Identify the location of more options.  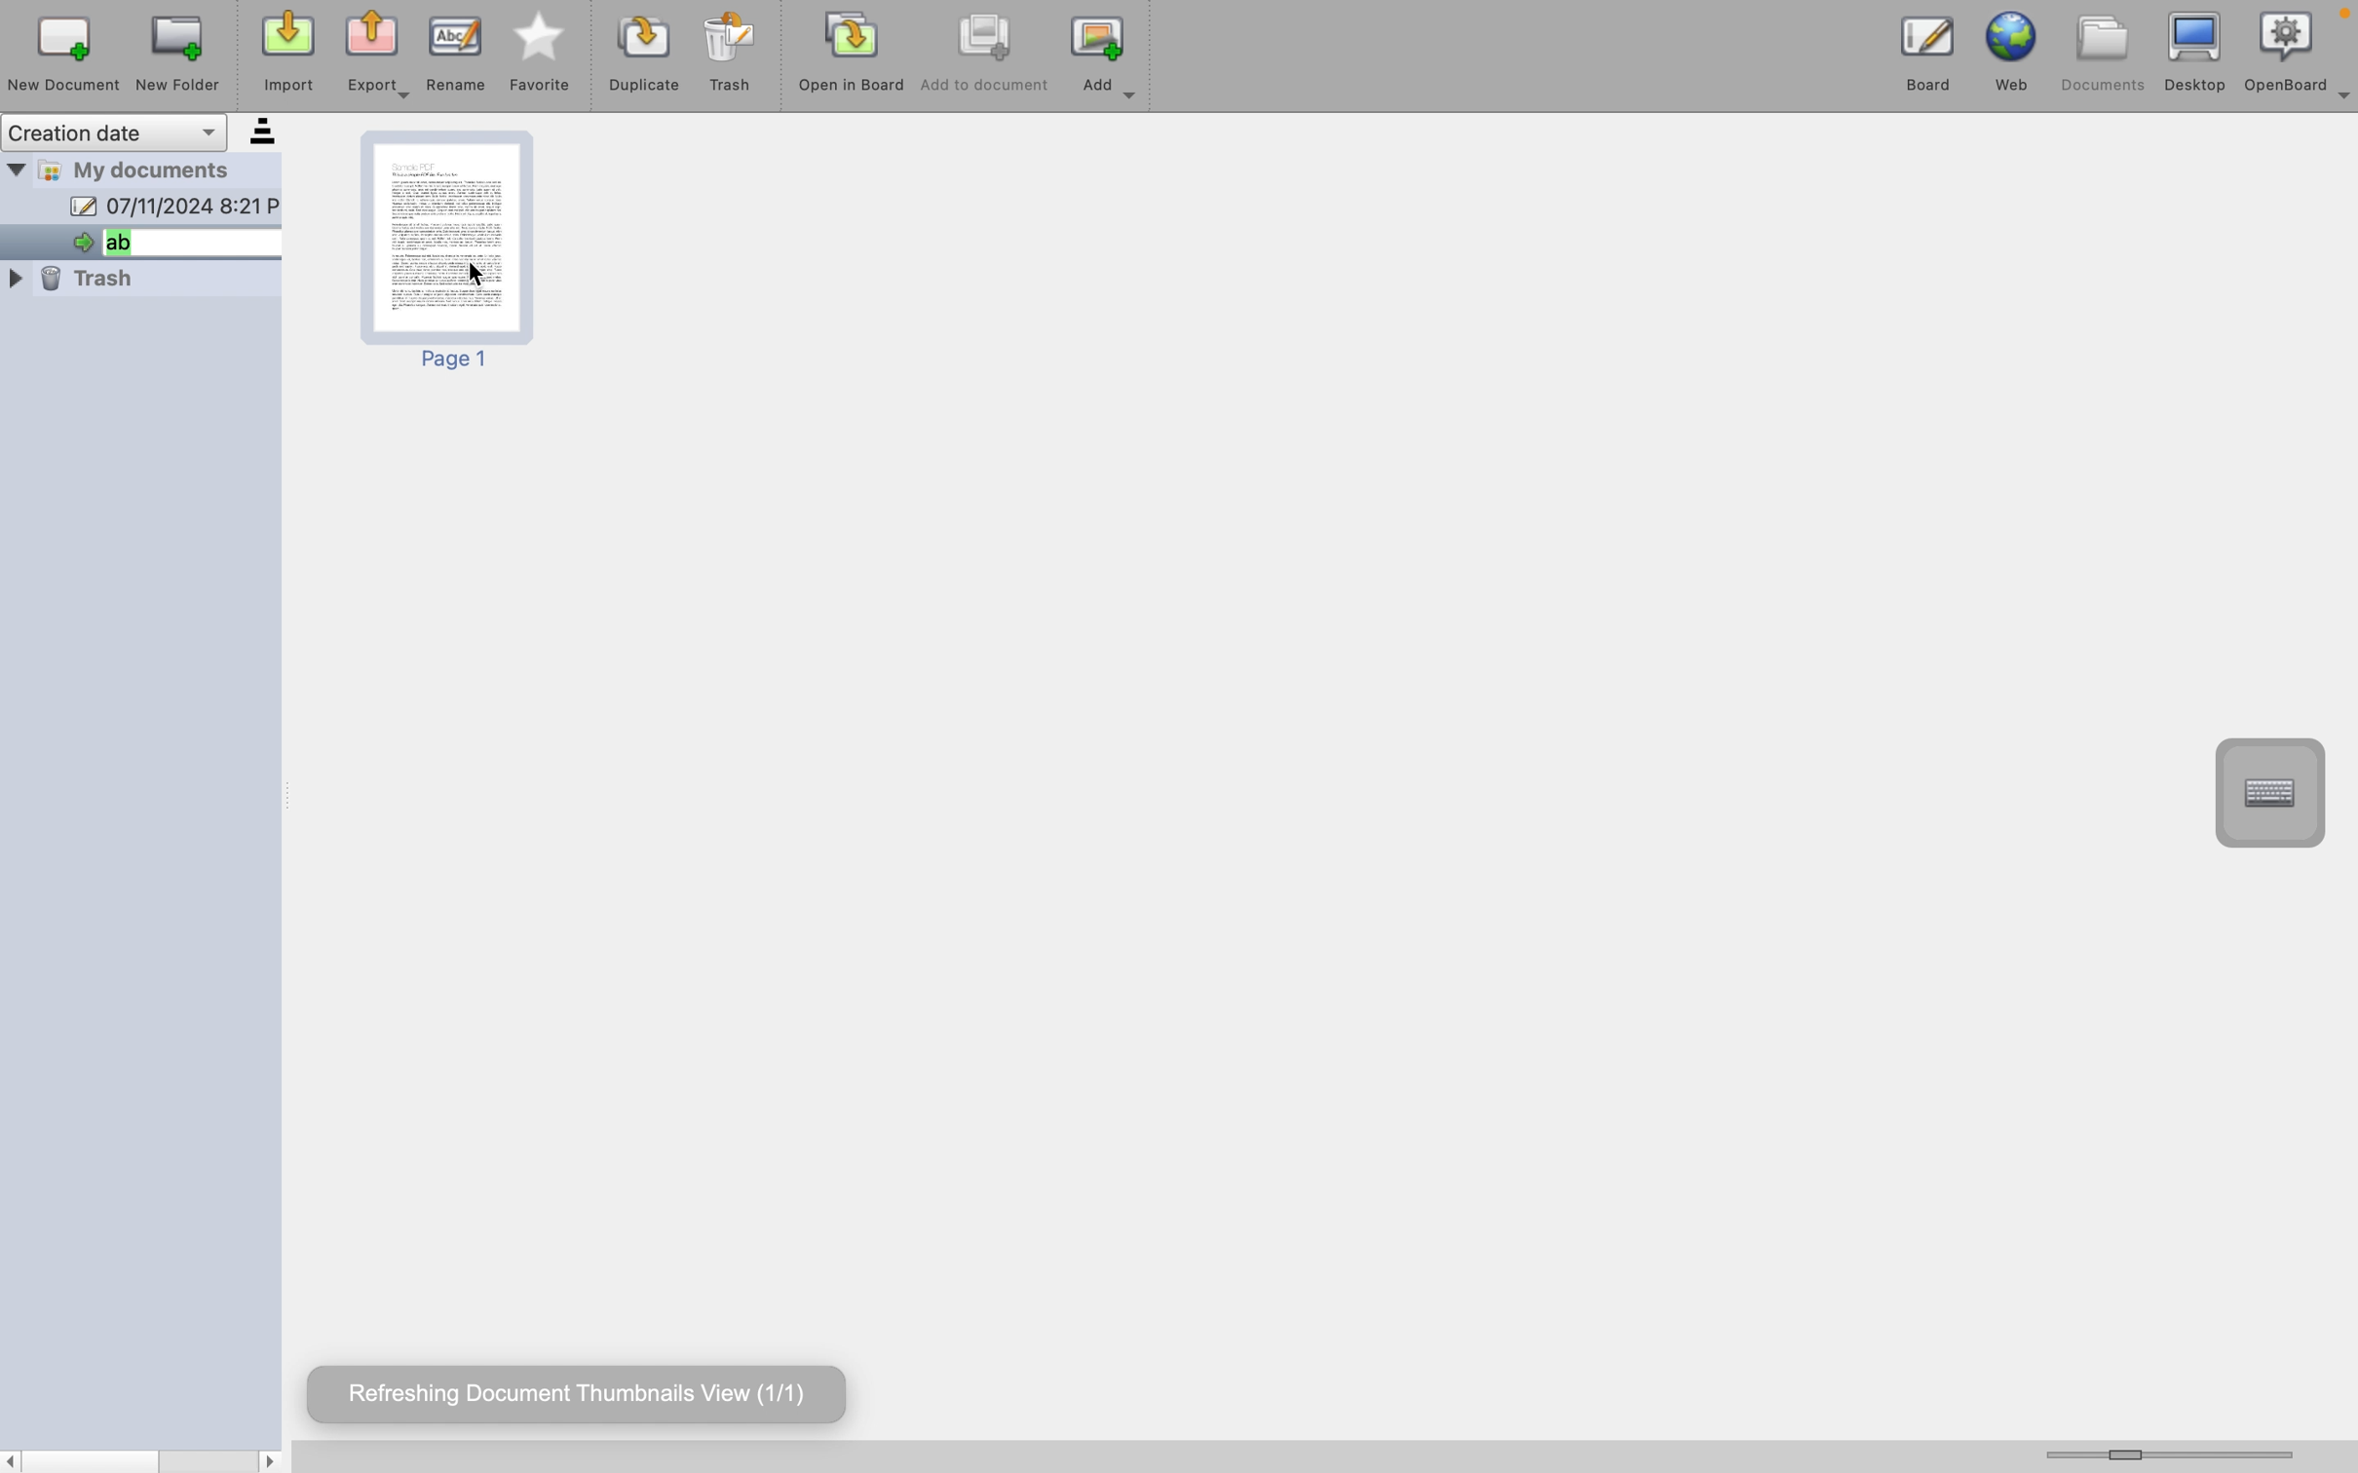
(2339, 103).